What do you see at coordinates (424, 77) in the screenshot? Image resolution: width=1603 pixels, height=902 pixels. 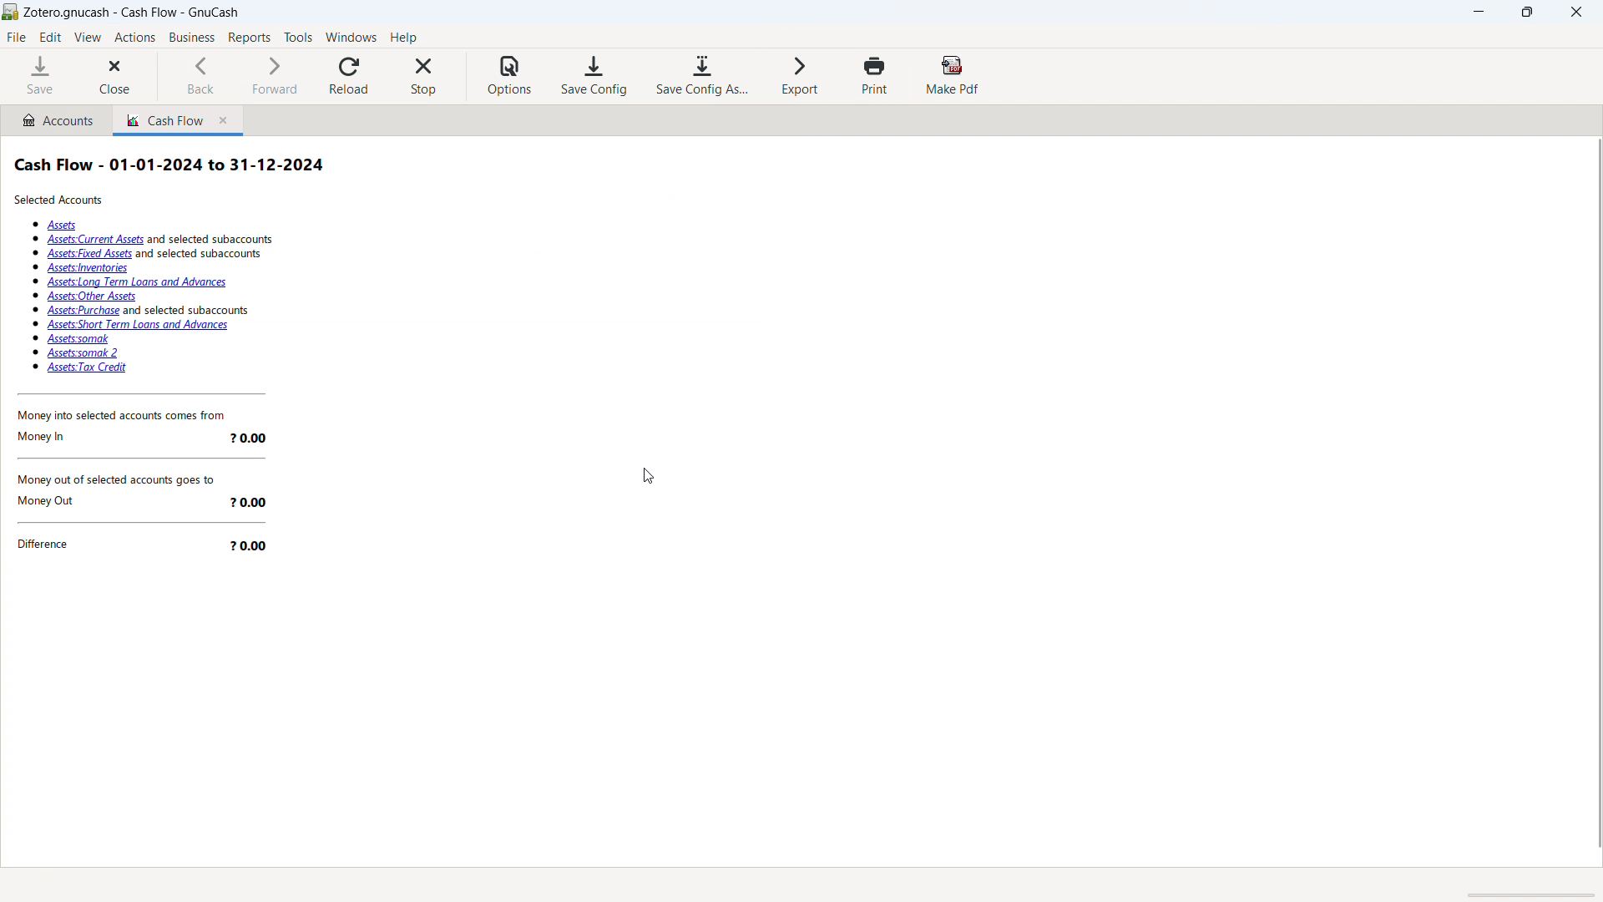 I see `stop` at bounding box center [424, 77].